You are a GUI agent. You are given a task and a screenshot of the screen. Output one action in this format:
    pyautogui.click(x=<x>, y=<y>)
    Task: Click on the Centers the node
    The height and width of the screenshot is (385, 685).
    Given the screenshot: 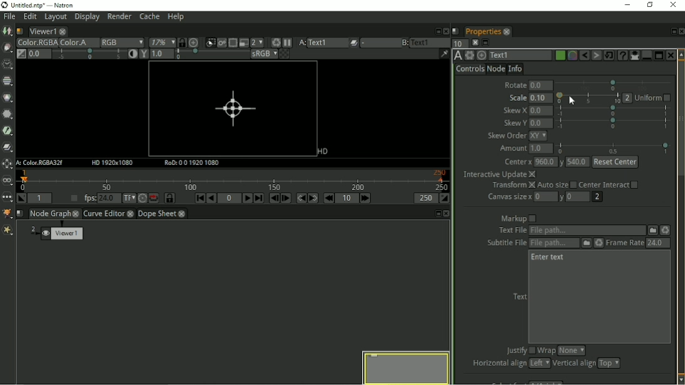 What is the action you would take?
    pyautogui.click(x=481, y=55)
    